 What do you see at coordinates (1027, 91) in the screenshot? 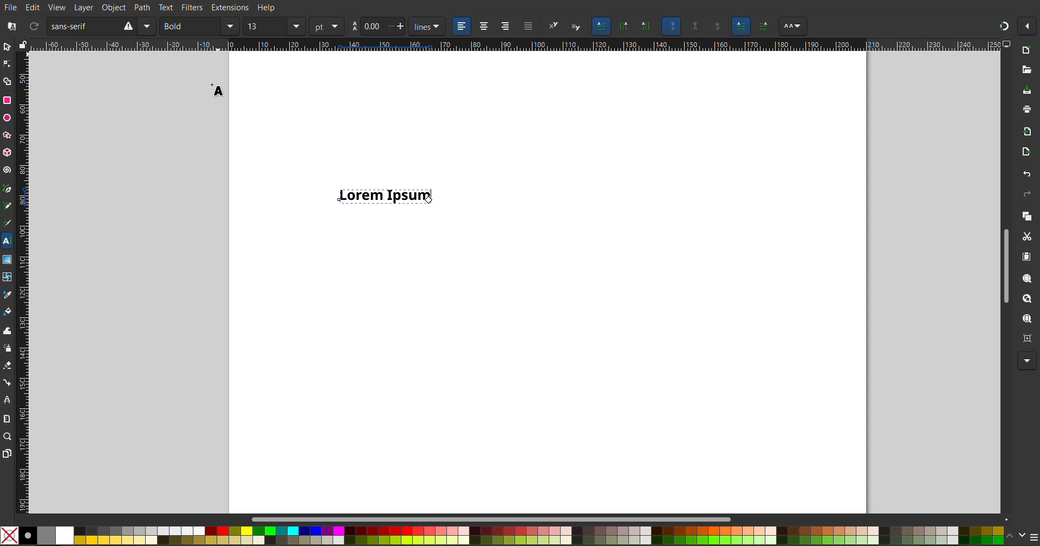
I see `Save` at bounding box center [1027, 91].